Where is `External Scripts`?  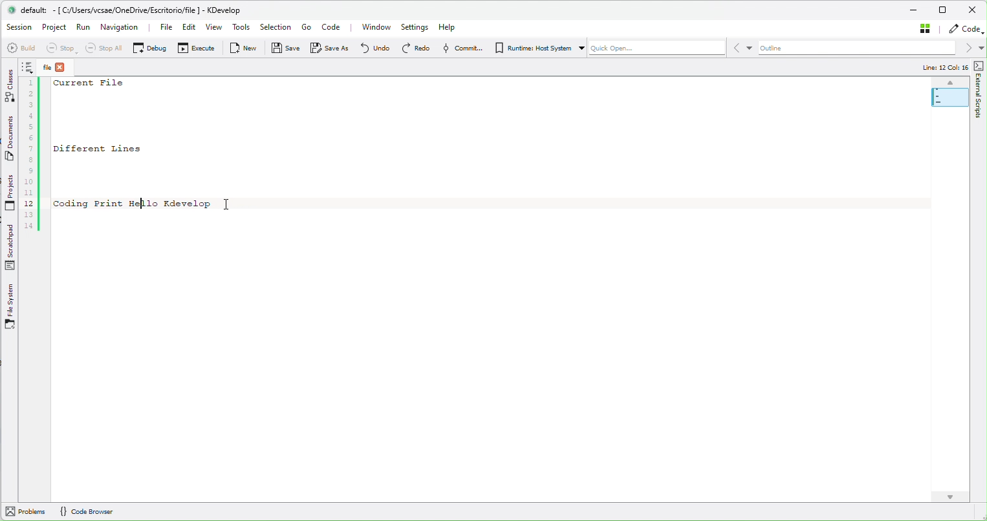 External Scripts is located at coordinates (979, 88).